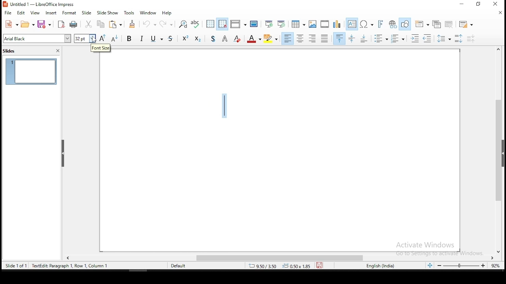 This screenshot has width=506, height=284. Describe the element at coordinates (36, 13) in the screenshot. I see `view` at that location.